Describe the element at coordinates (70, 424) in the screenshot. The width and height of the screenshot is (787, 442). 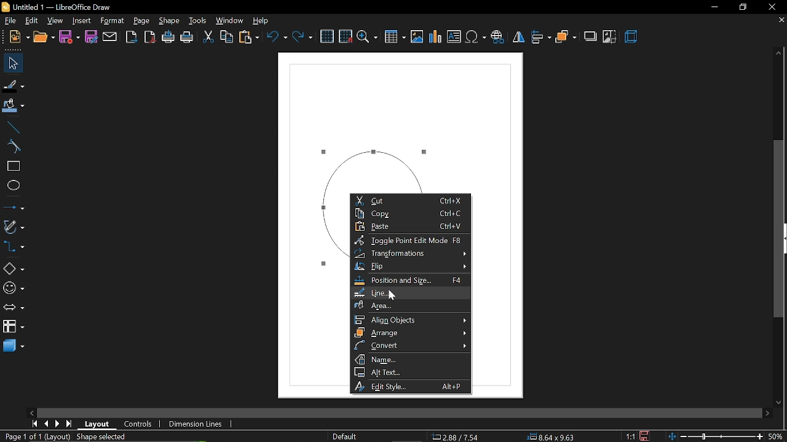
I see `go to last page` at that location.